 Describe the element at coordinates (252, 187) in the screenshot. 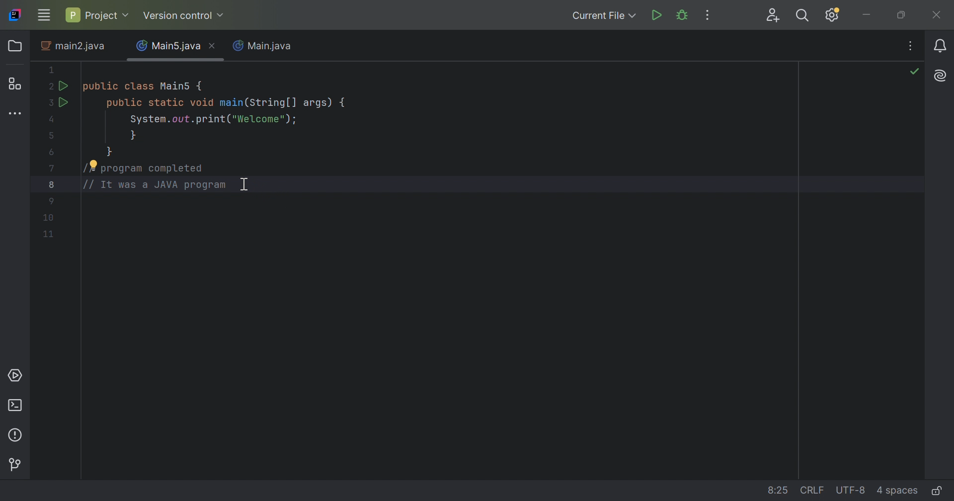

I see `I-beam cursor` at that location.